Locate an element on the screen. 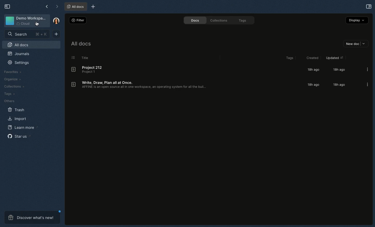 This screenshot has width=375, height=227. Display is located at coordinates (357, 20).